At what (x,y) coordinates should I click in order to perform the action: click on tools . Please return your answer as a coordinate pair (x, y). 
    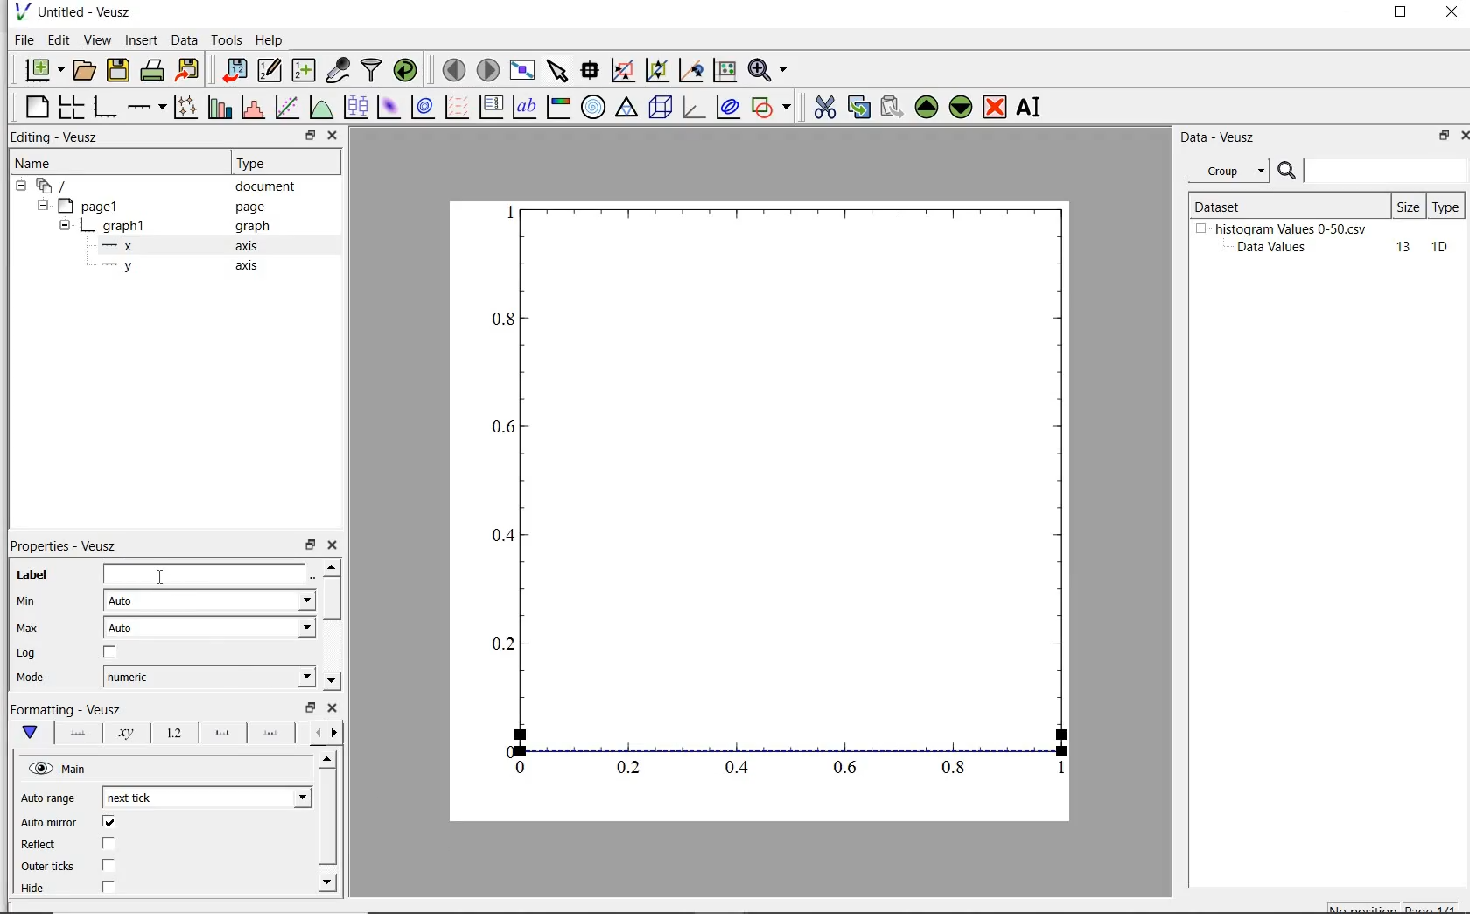
    Looking at the image, I should click on (227, 39).